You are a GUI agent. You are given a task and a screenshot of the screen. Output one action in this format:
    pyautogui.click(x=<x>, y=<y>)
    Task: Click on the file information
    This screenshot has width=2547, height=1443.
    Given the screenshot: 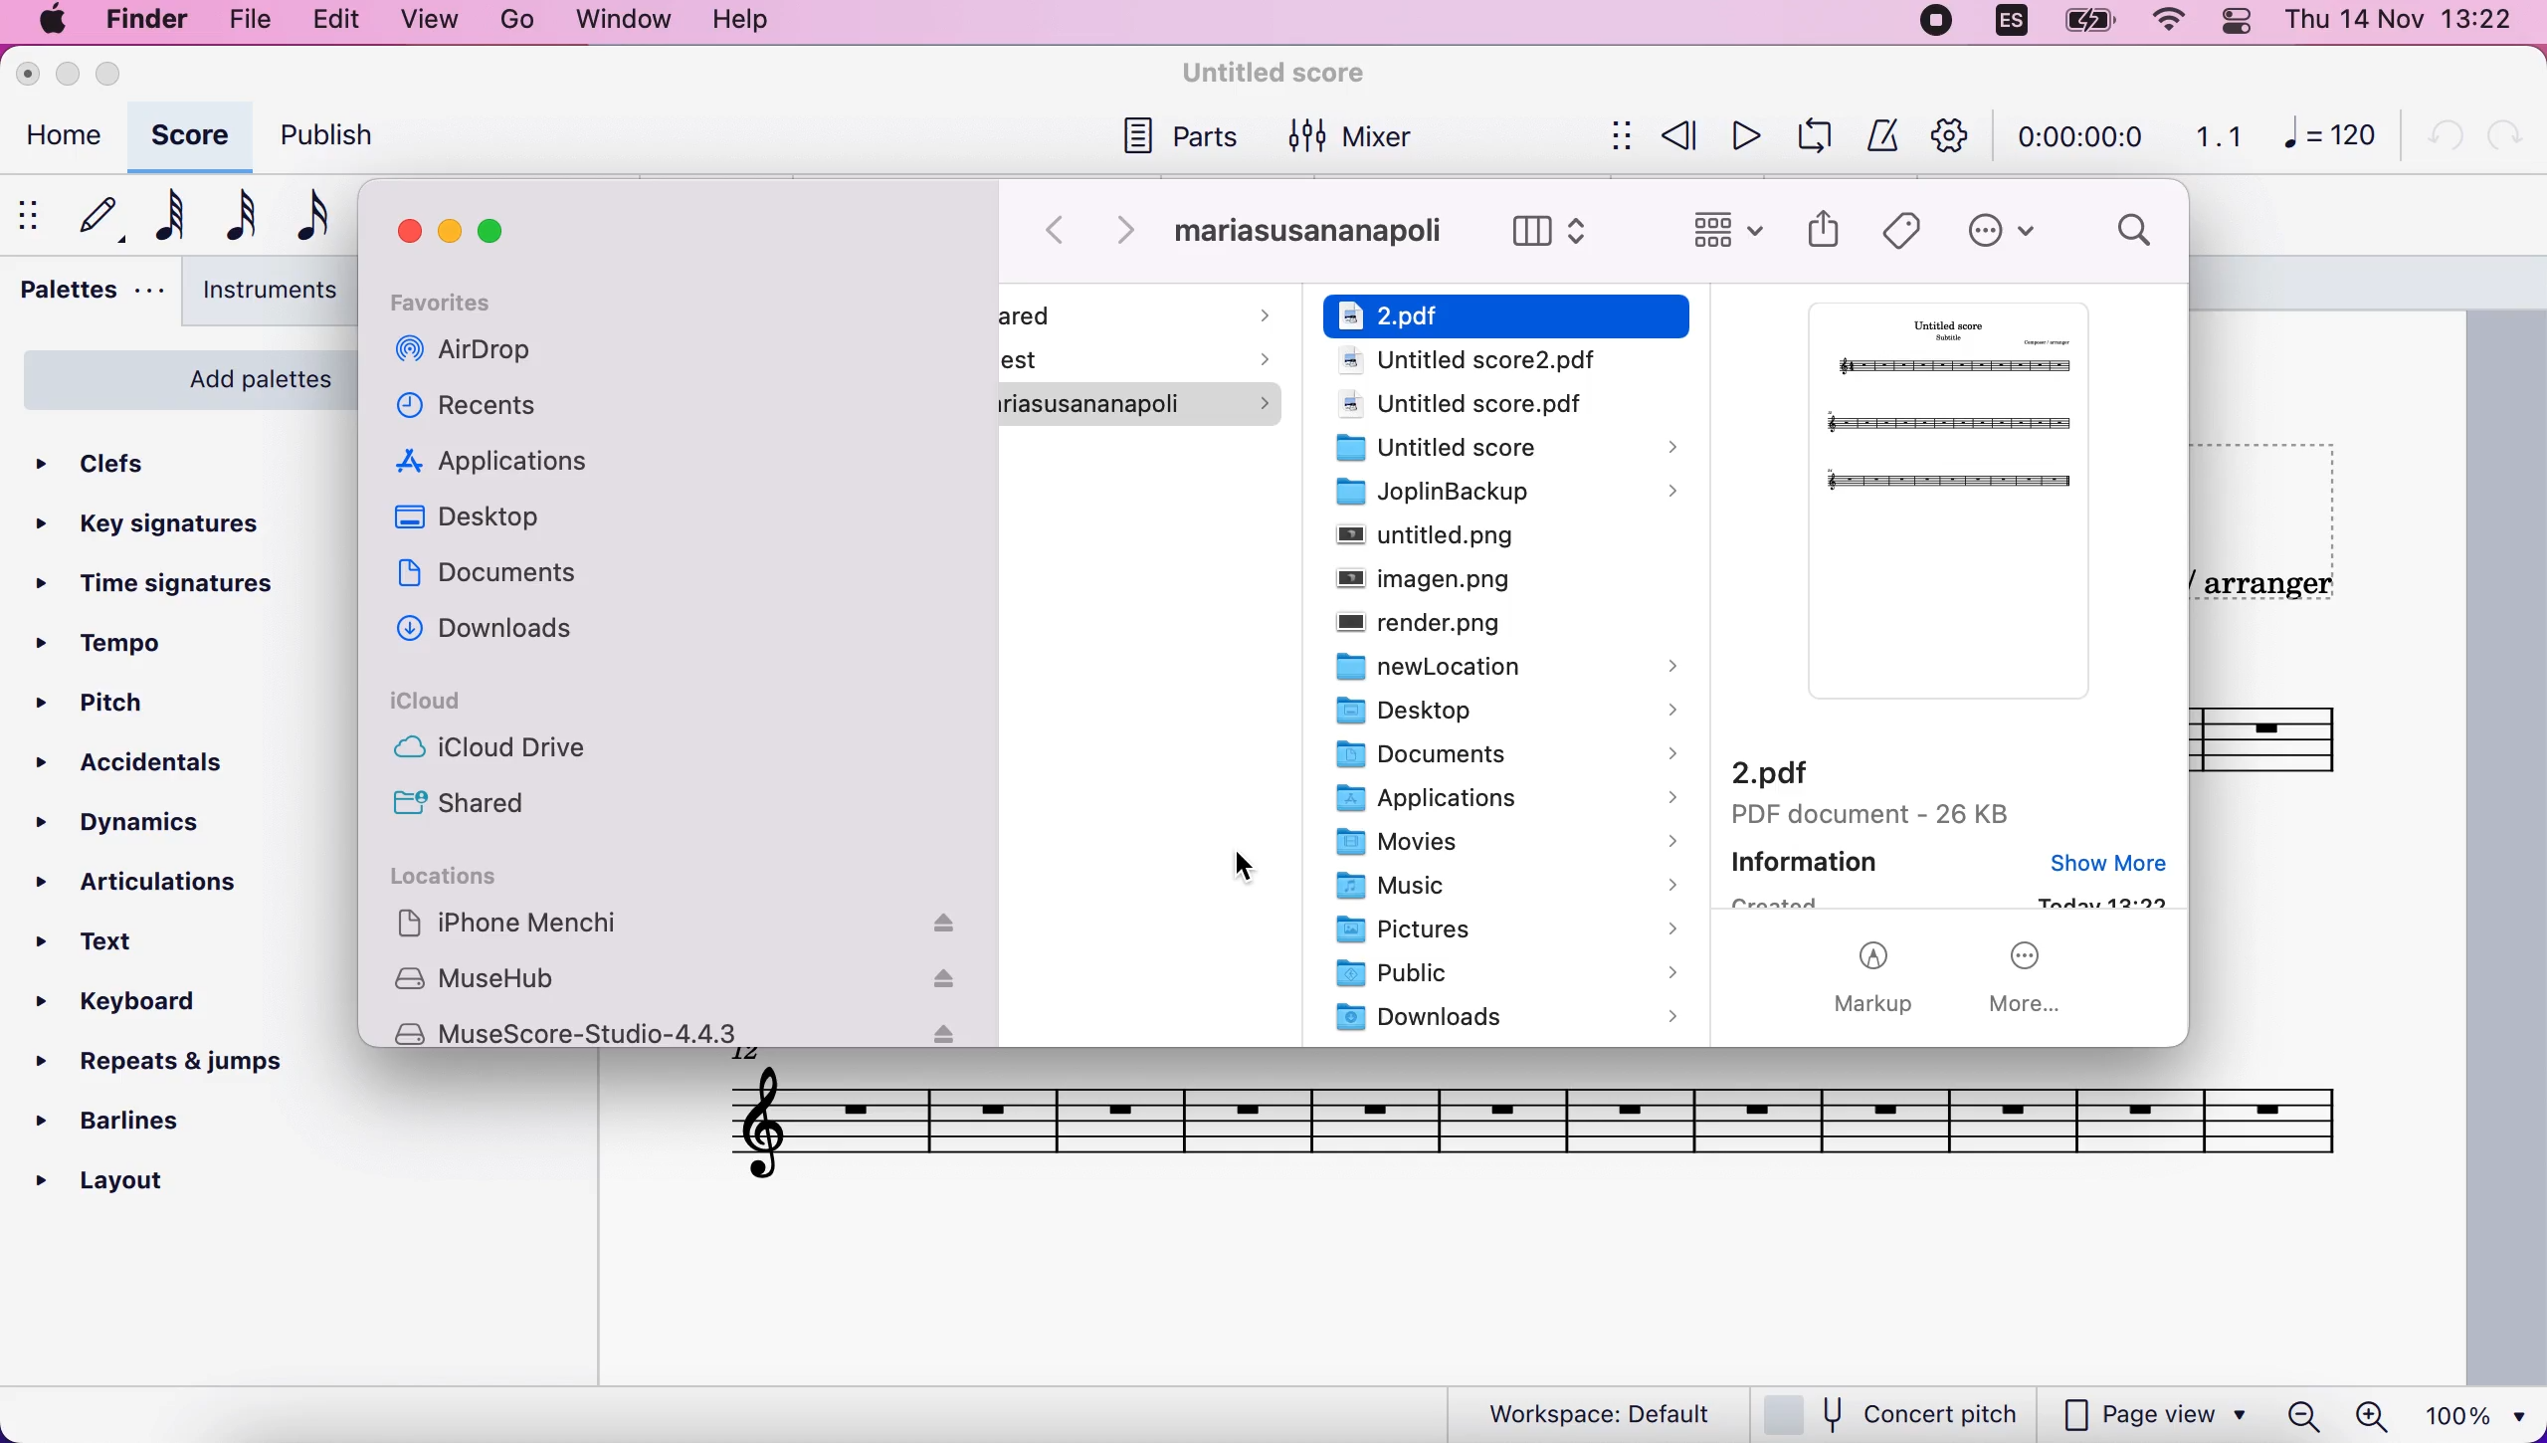 What is the action you would take?
    pyautogui.click(x=1949, y=878)
    